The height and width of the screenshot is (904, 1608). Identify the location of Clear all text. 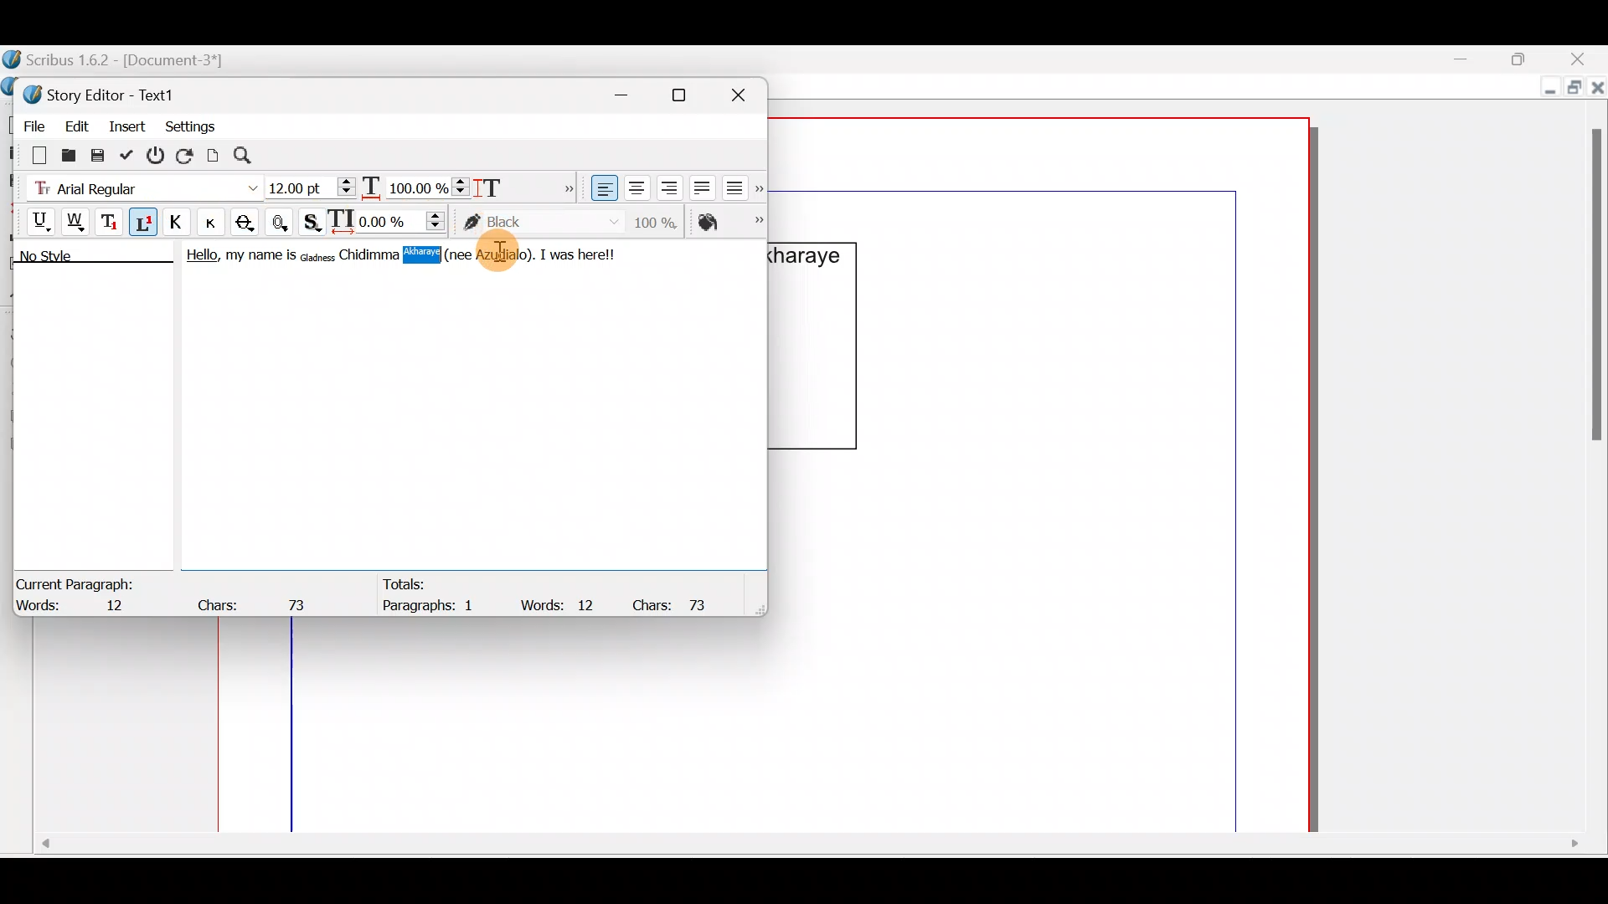
(31, 154).